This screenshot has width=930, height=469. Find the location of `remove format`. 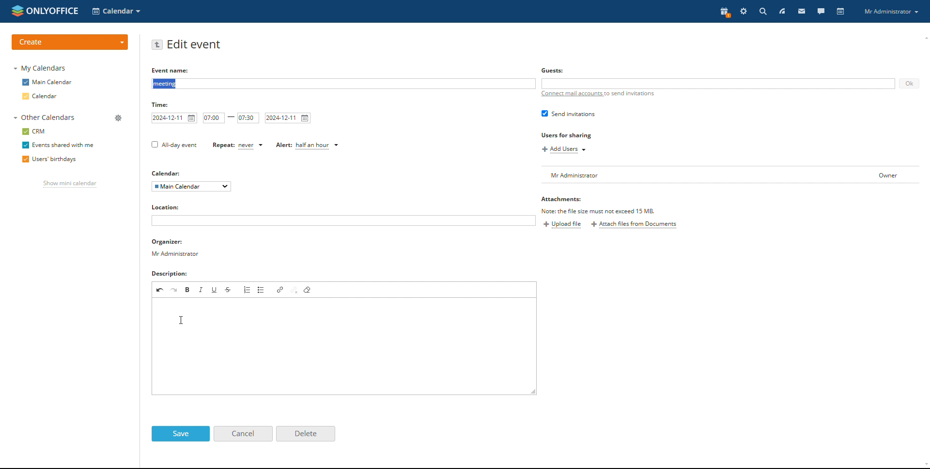

remove format is located at coordinates (309, 290).